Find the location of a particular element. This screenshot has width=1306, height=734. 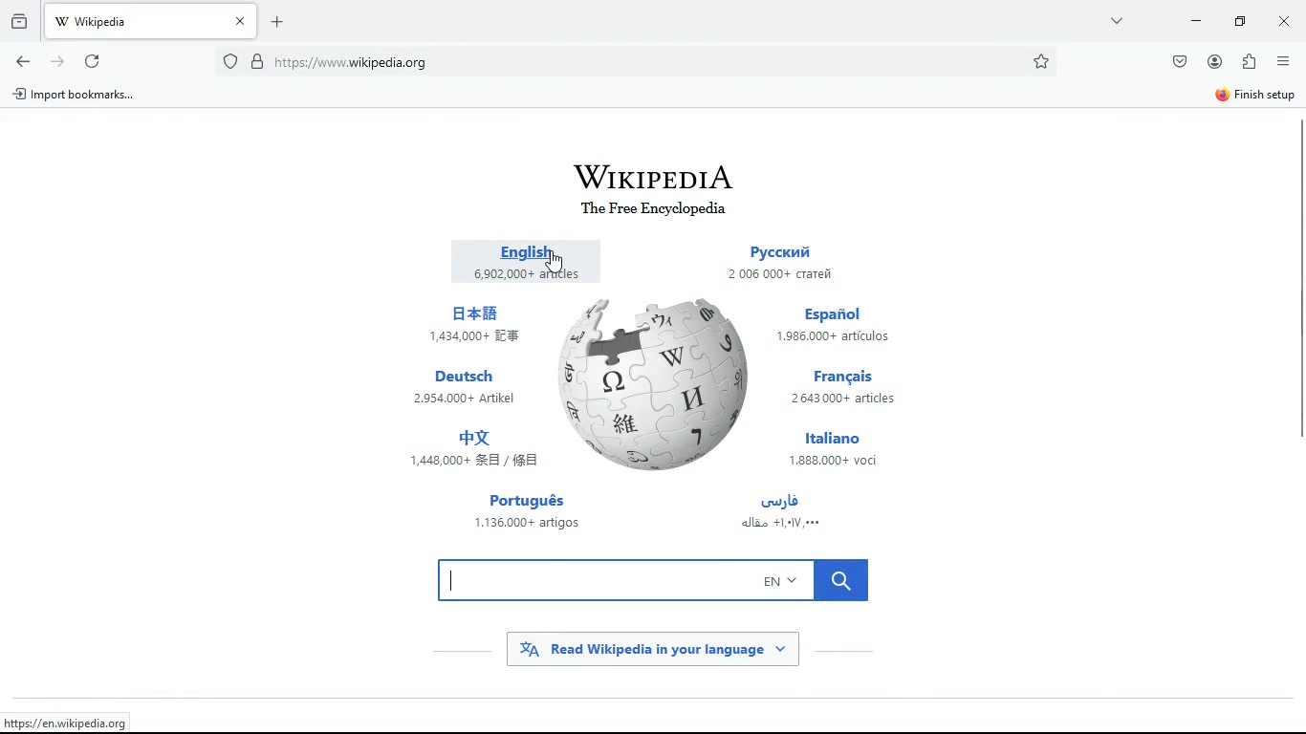

import bookmarks... is located at coordinates (79, 95).